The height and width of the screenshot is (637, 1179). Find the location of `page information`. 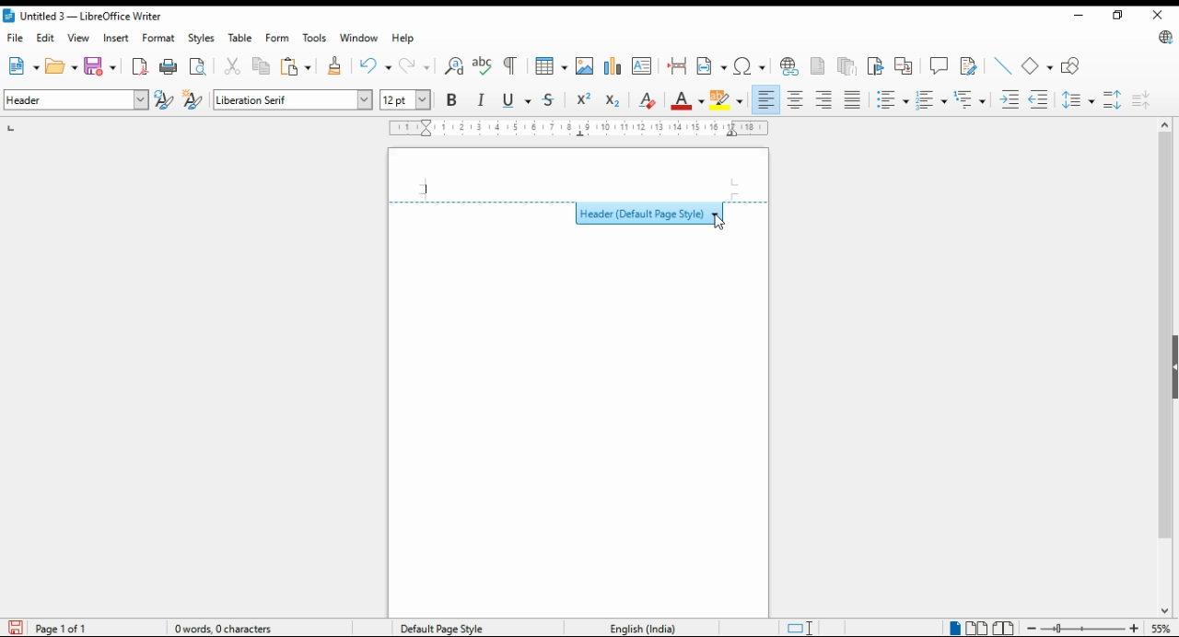

page information is located at coordinates (57, 628).